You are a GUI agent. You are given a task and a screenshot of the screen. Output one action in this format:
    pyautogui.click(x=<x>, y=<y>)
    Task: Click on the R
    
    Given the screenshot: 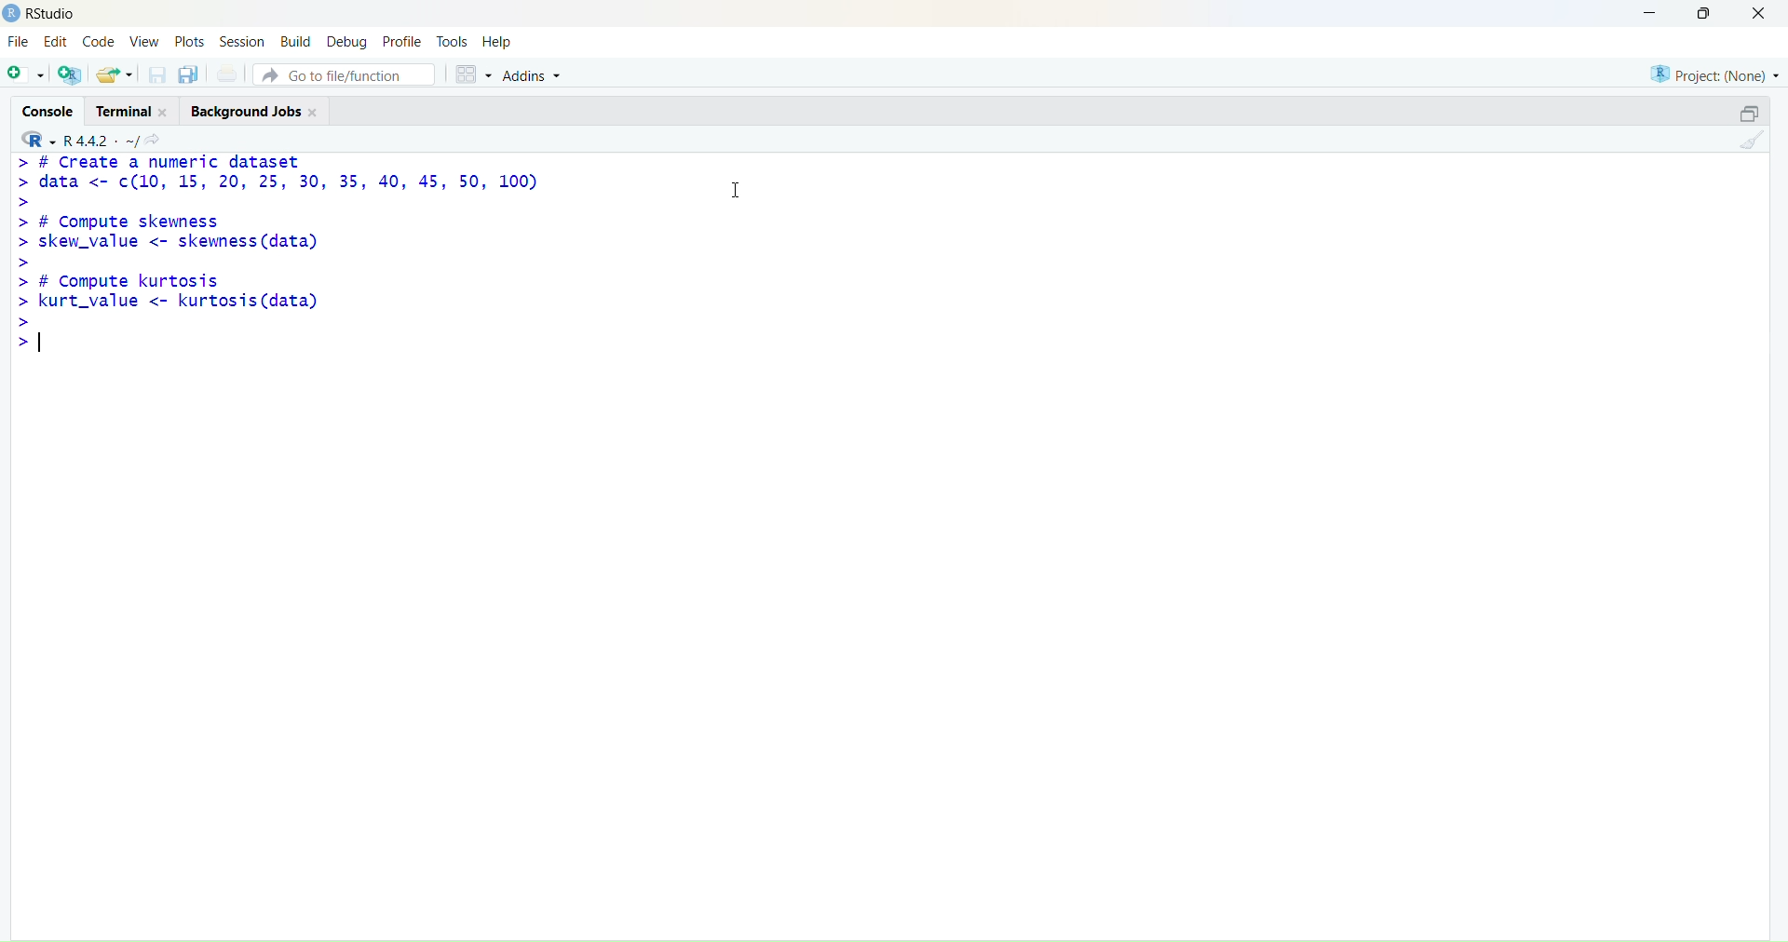 What is the action you would take?
    pyautogui.click(x=34, y=139)
    